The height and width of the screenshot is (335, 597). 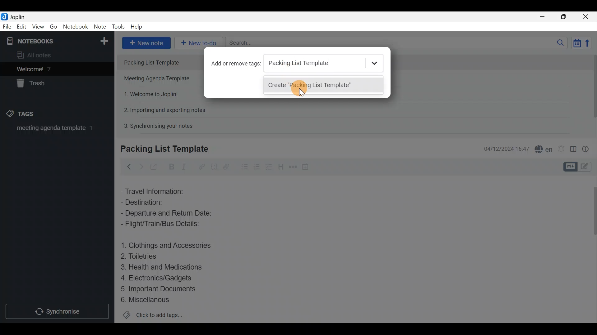 I want to click on Joplin, so click(x=15, y=16).